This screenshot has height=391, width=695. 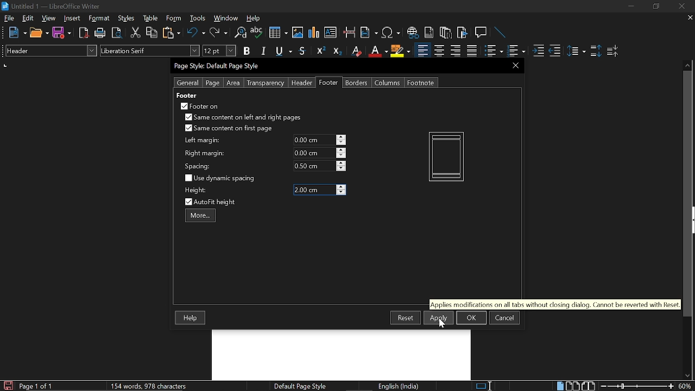 What do you see at coordinates (264, 51) in the screenshot?
I see `Italic` at bounding box center [264, 51].